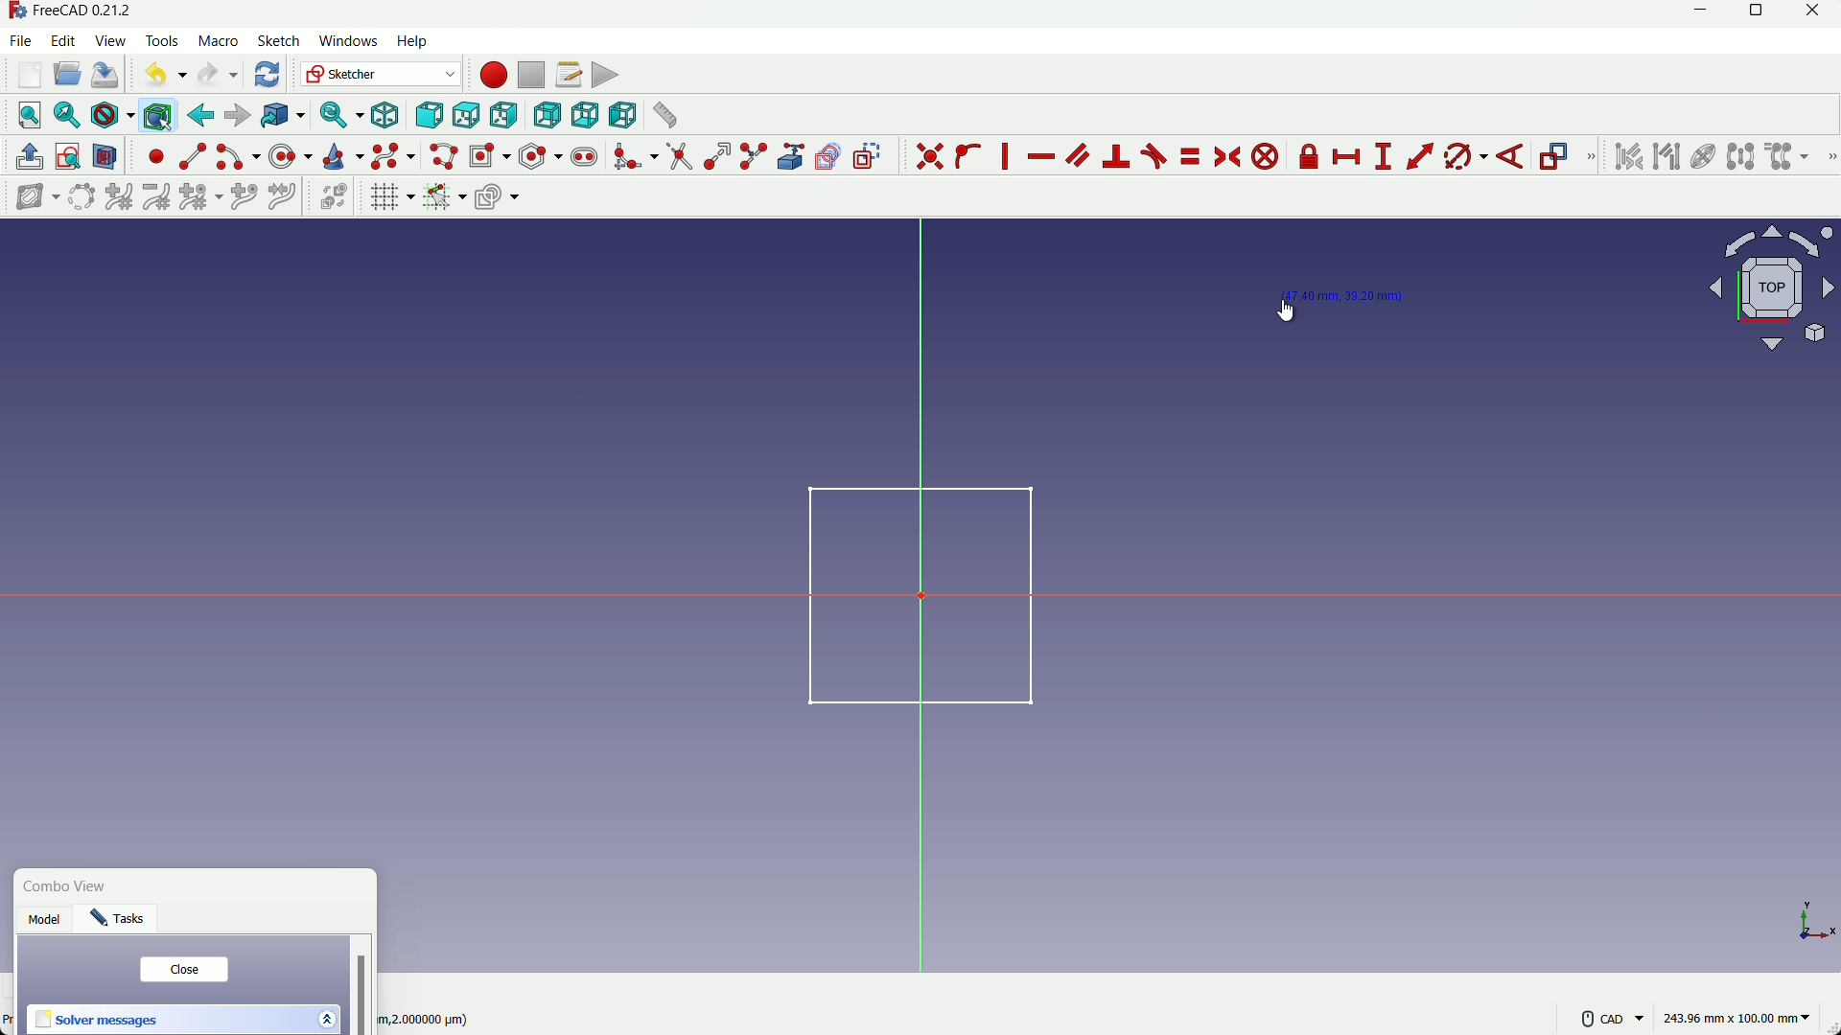  I want to click on create arc, so click(238, 157).